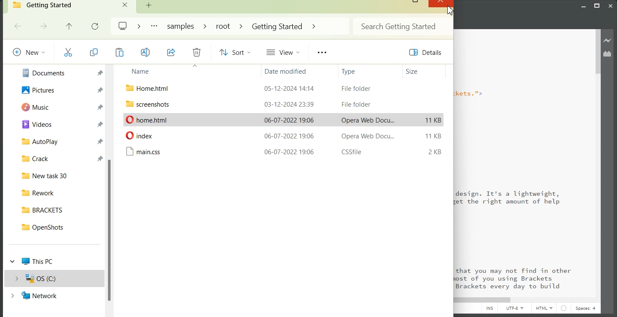  What do you see at coordinates (434, 153) in the screenshot?
I see `2KB` at bounding box center [434, 153].